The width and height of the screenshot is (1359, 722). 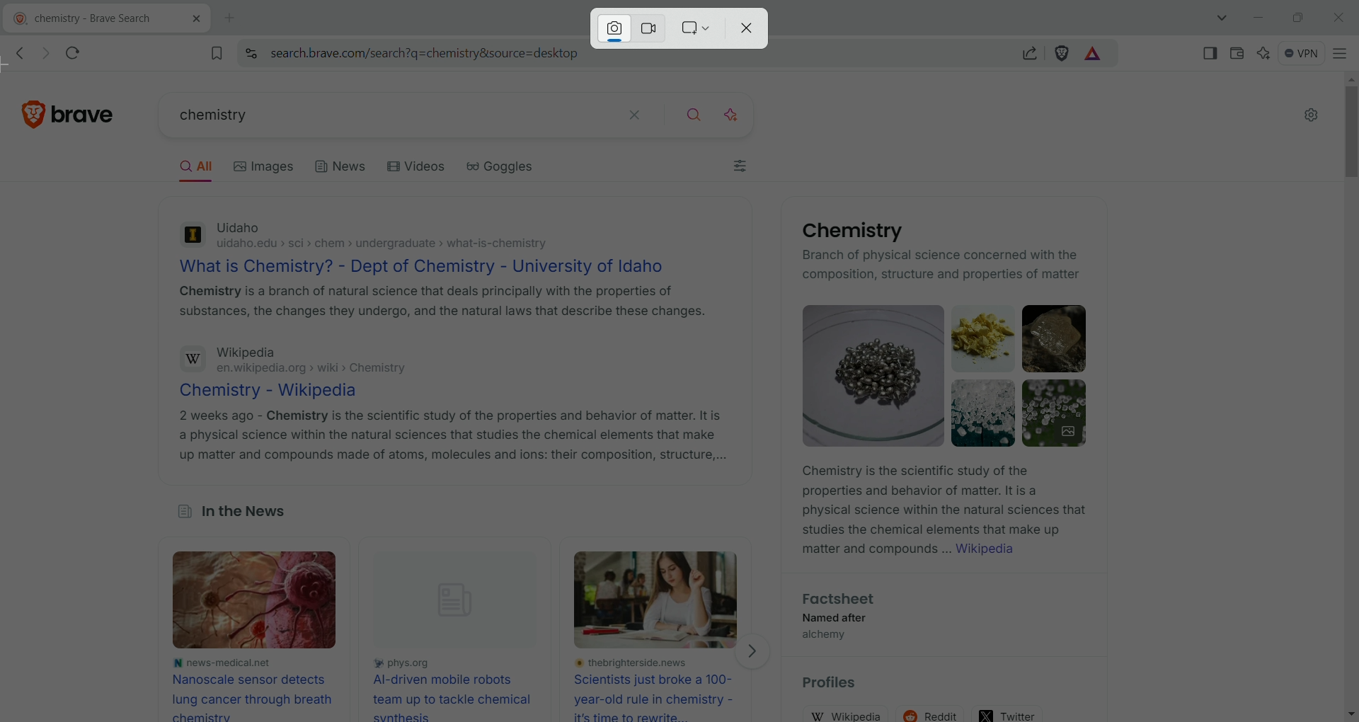 What do you see at coordinates (315, 371) in the screenshot?
I see `Wikipediaen.wikipedia.org > wiki > ChemistryChemistry - Wikipedia` at bounding box center [315, 371].